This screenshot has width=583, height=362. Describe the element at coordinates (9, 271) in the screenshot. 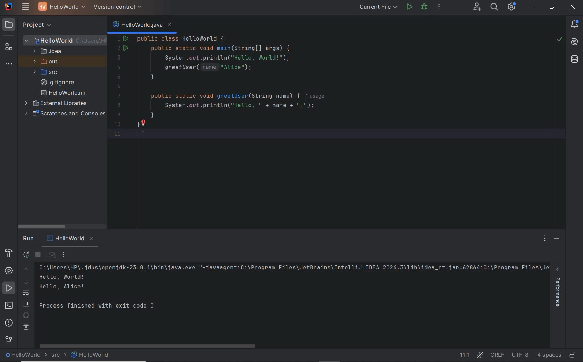

I see `services` at that location.